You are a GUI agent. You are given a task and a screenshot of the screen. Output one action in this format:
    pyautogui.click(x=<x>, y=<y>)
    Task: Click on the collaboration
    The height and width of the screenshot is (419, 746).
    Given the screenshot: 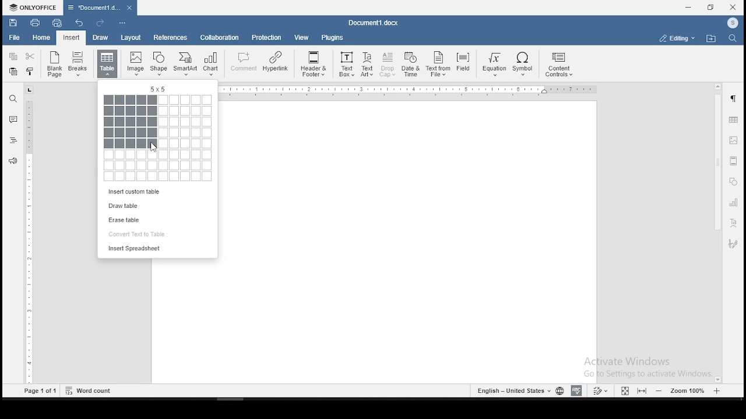 What is the action you would take?
    pyautogui.click(x=221, y=39)
    